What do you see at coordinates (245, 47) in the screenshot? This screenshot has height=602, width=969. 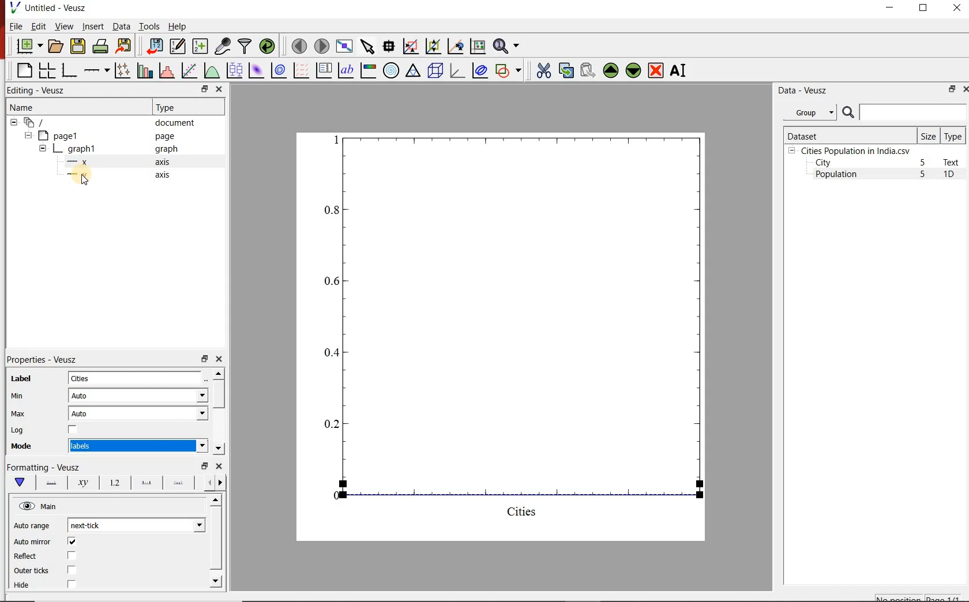 I see `filter data` at bounding box center [245, 47].